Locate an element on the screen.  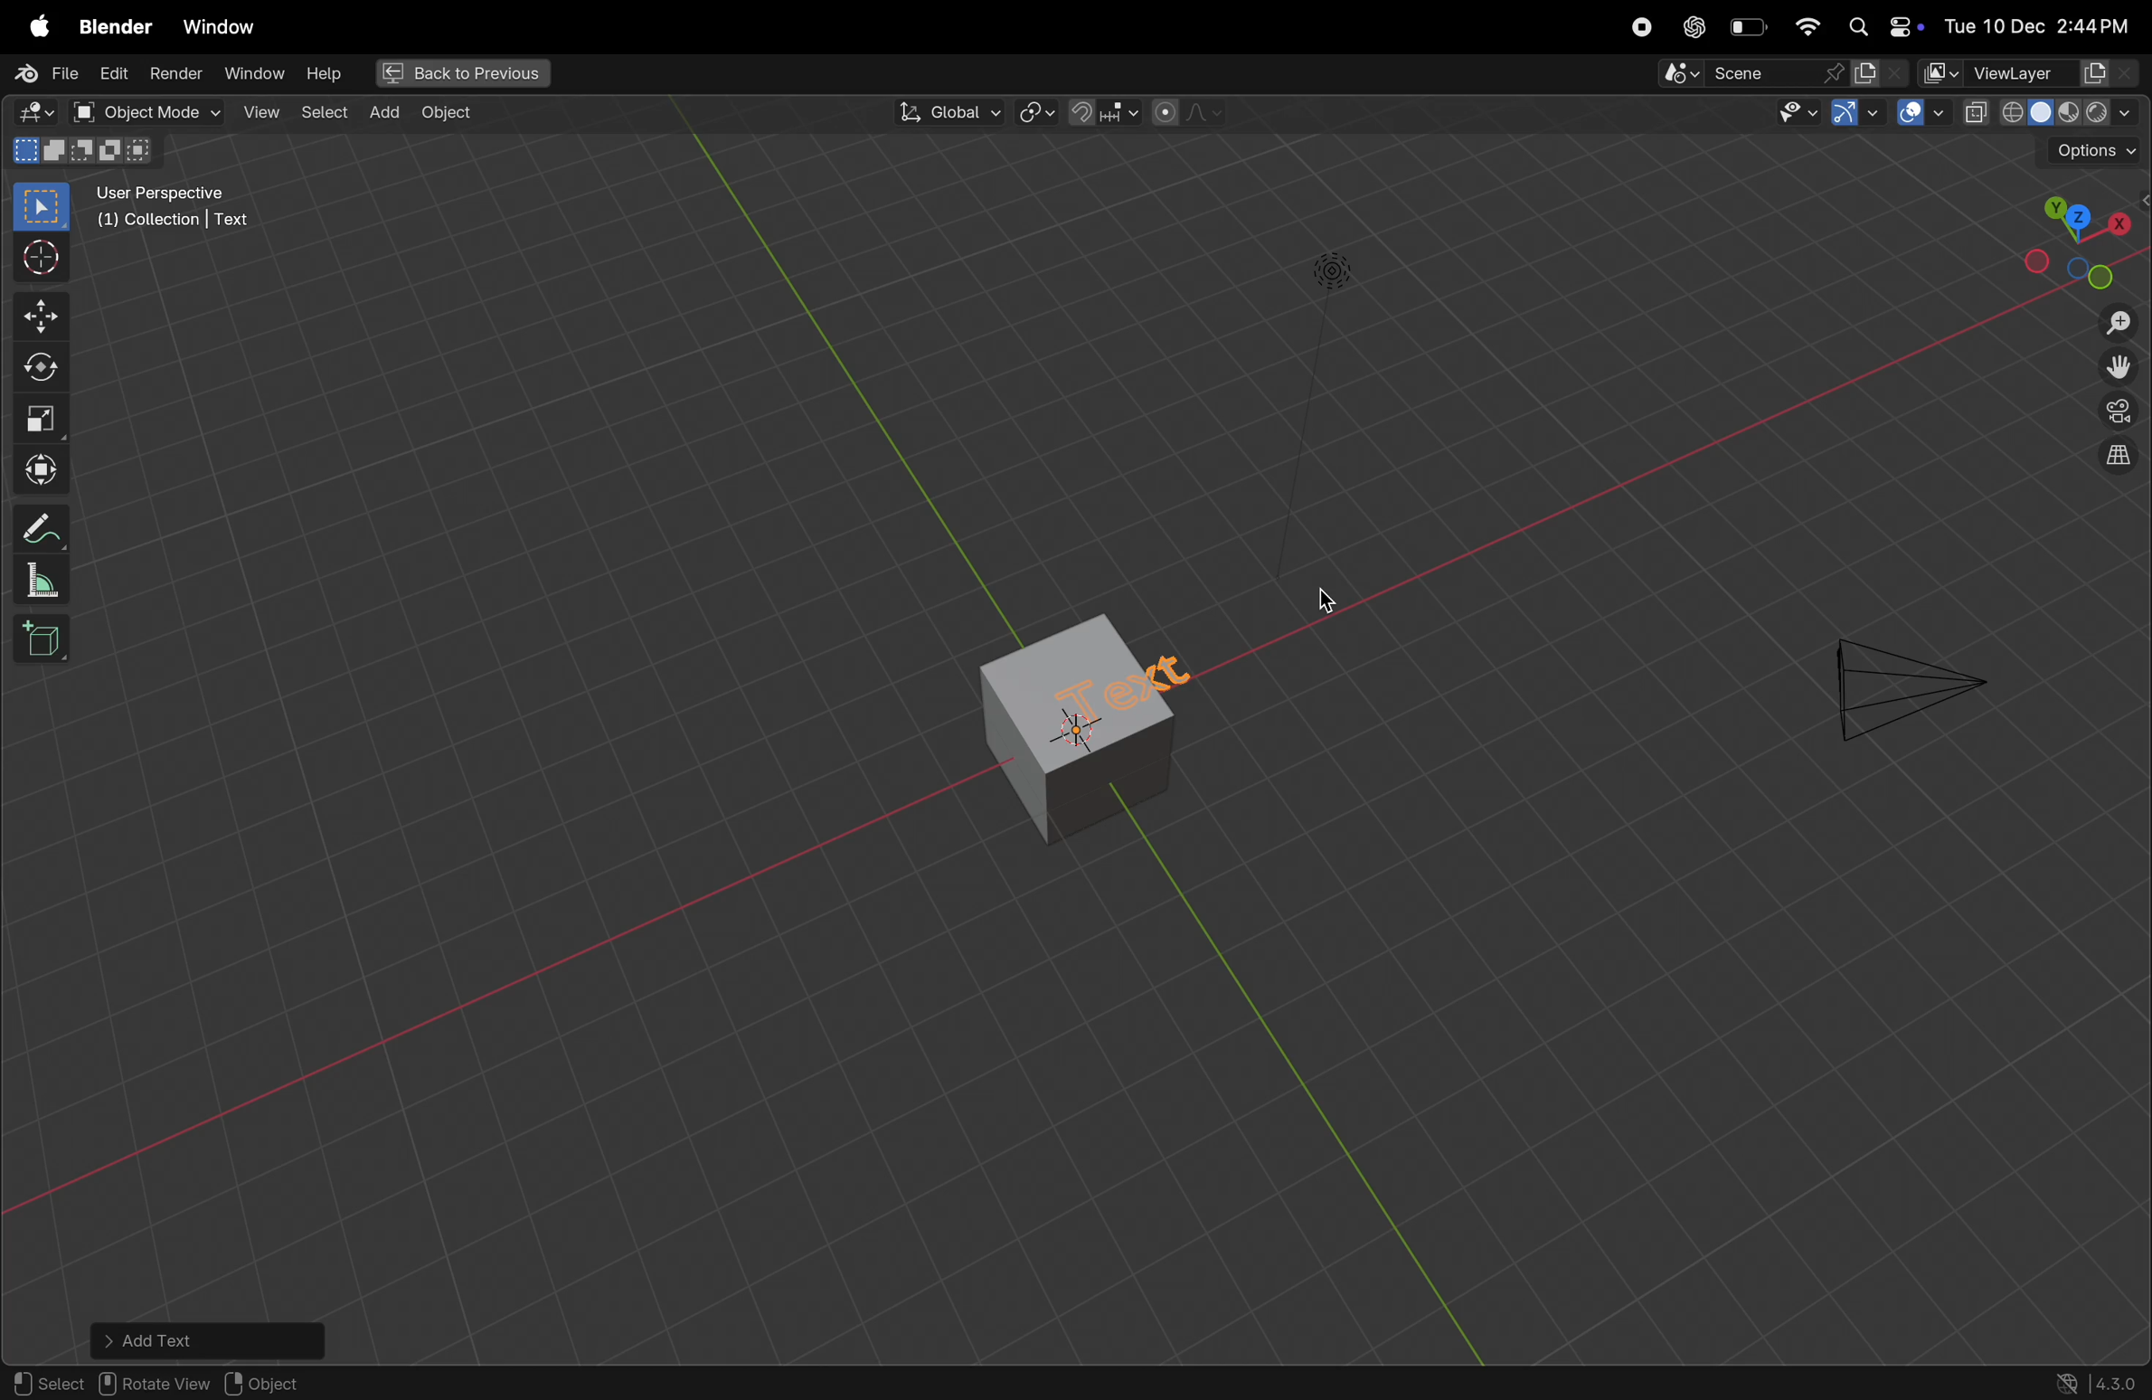
 is located at coordinates (1921, 113).